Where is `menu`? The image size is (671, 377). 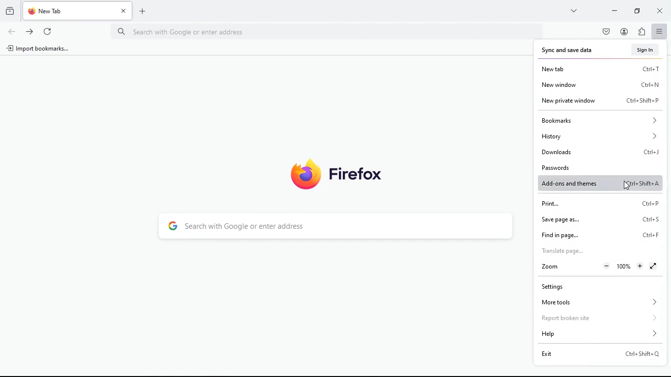
menu is located at coordinates (659, 31).